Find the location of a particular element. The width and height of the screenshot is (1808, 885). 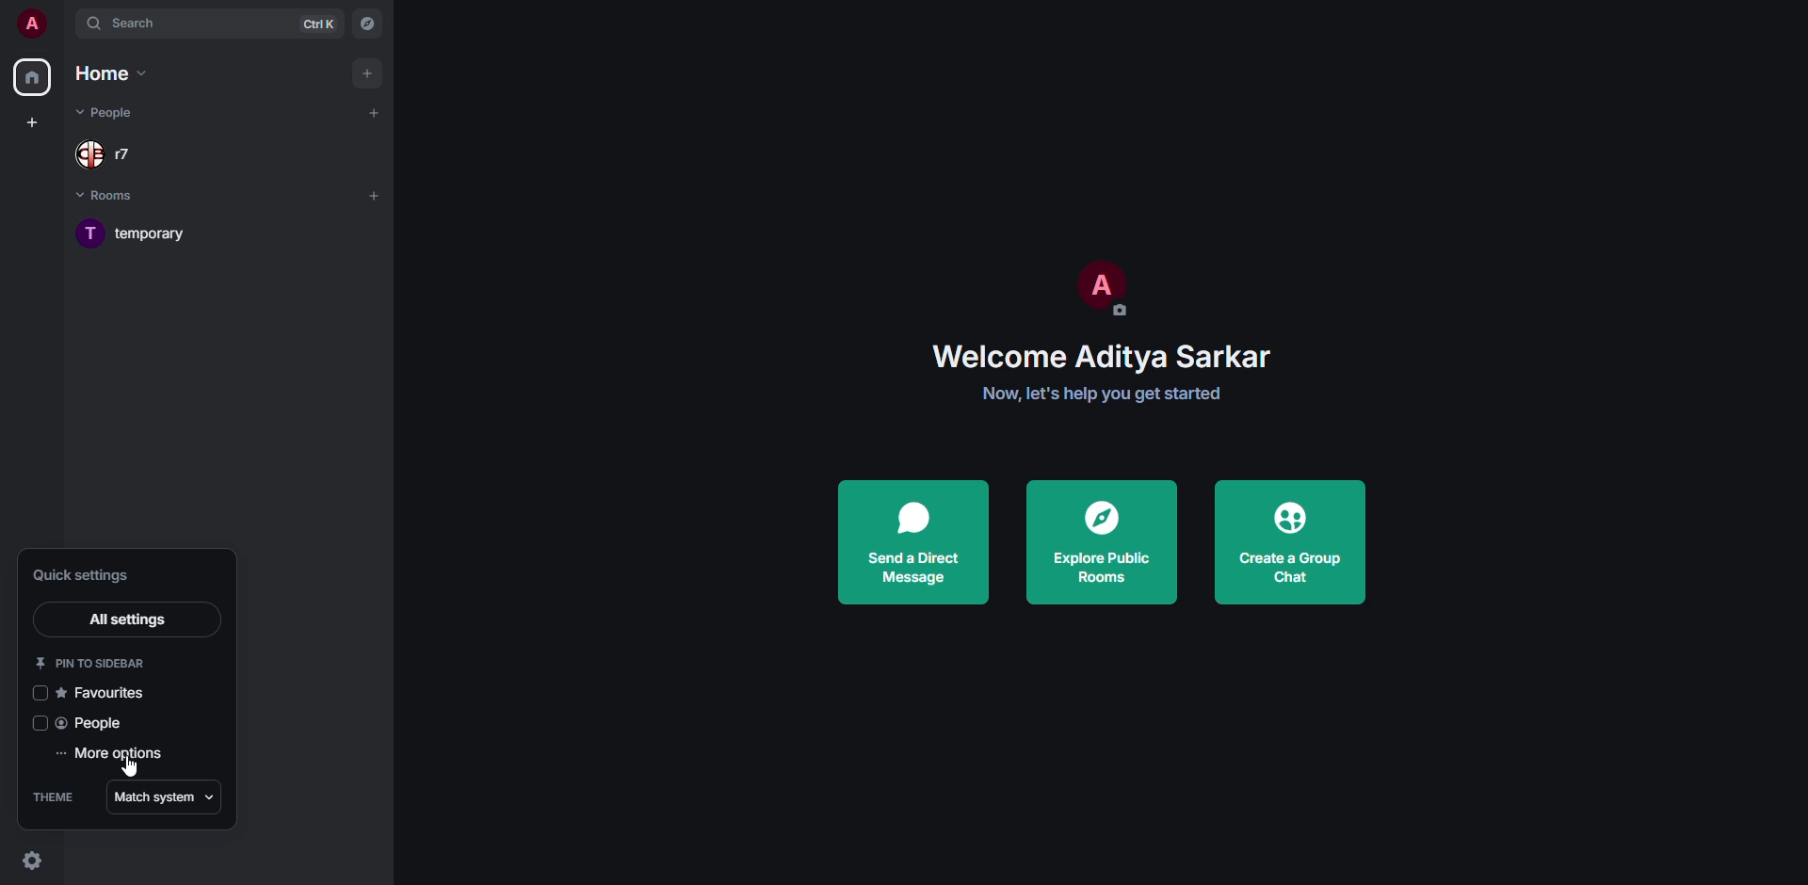

add is located at coordinates (376, 193).